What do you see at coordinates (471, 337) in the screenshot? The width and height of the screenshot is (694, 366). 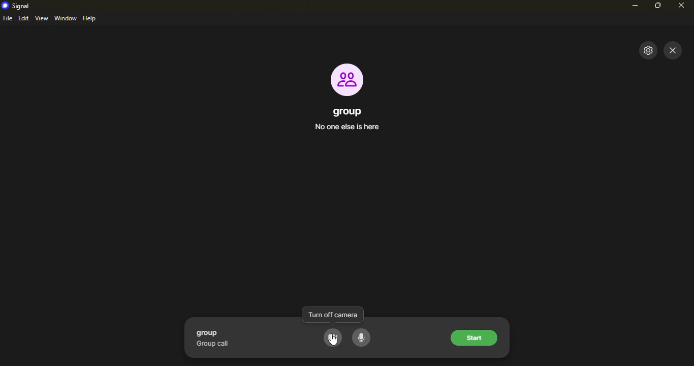 I see `start` at bounding box center [471, 337].